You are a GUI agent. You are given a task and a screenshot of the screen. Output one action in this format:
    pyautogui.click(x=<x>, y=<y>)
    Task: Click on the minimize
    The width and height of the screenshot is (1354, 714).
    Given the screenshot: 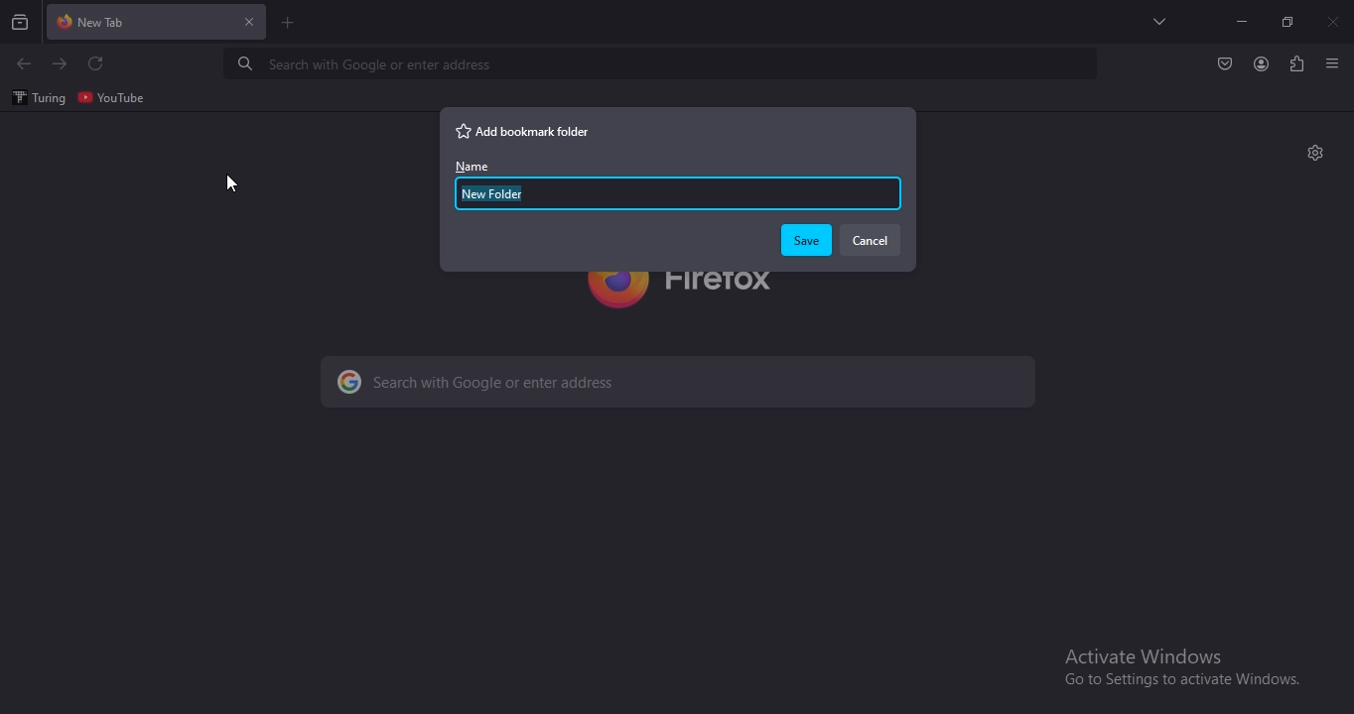 What is the action you would take?
    pyautogui.click(x=1242, y=22)
    